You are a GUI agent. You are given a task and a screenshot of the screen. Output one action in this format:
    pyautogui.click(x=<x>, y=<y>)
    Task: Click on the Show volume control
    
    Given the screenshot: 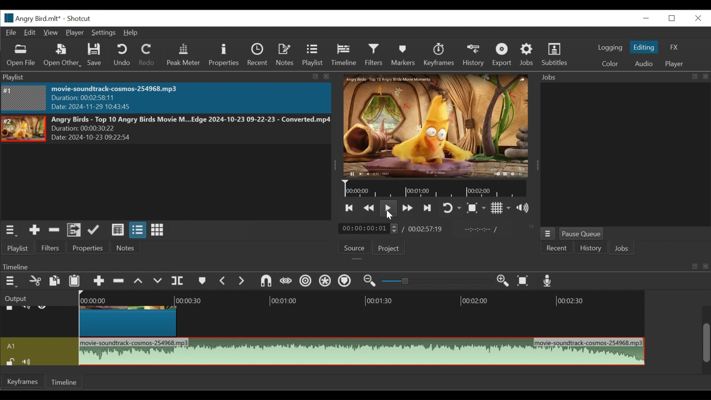 What is the action you would take?
    pyautogui.click(x=525, y=209)
    